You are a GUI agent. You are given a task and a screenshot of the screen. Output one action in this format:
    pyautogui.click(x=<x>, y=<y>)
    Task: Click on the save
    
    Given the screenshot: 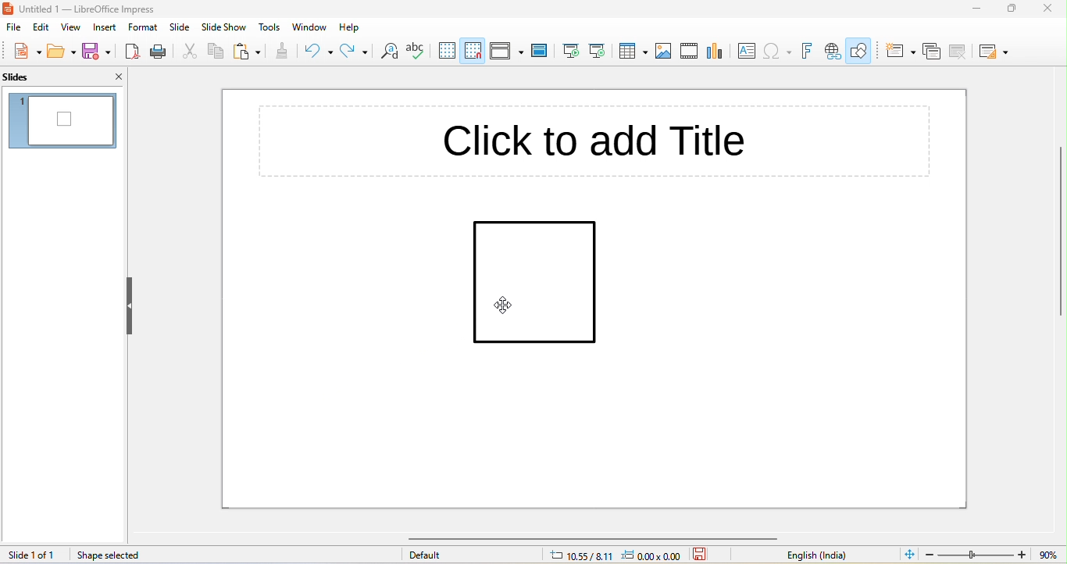 What is the action you would take?
    pyautogui.click(x=703, y=555)
    